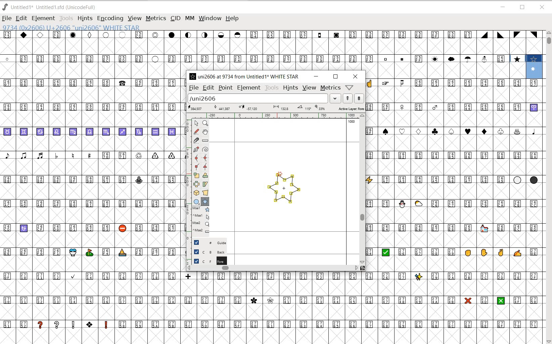 The image size is (552, 344). I want to click on ADD A TANGENT POINT, so click(205, 167).